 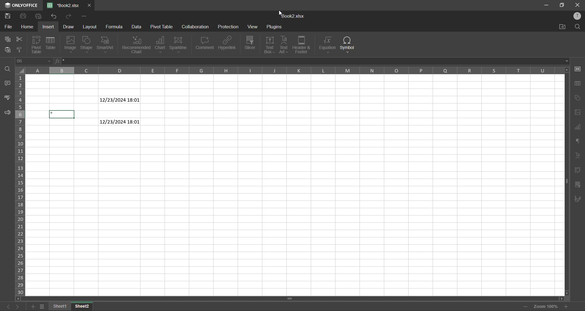 I want to click on book2.xlsx, so click(x=292, y=18).